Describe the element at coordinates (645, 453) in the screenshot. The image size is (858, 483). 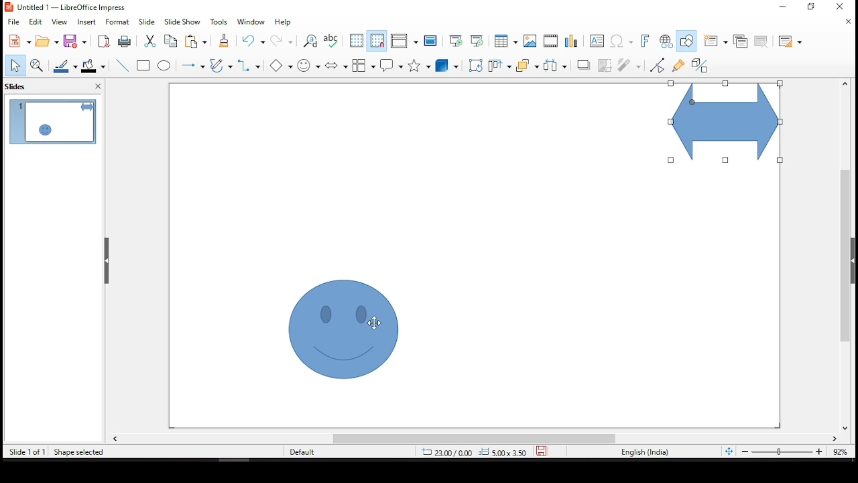
I see `english (india)` at that location.